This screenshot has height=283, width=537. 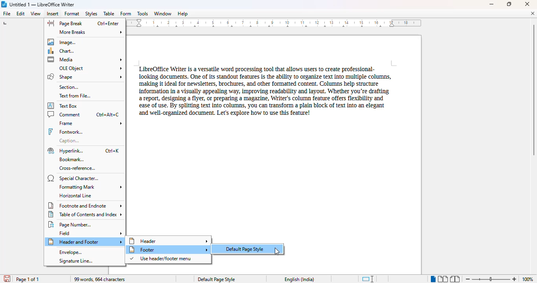 I want to click on 100% (zoom level), so click(x=528, y=279).